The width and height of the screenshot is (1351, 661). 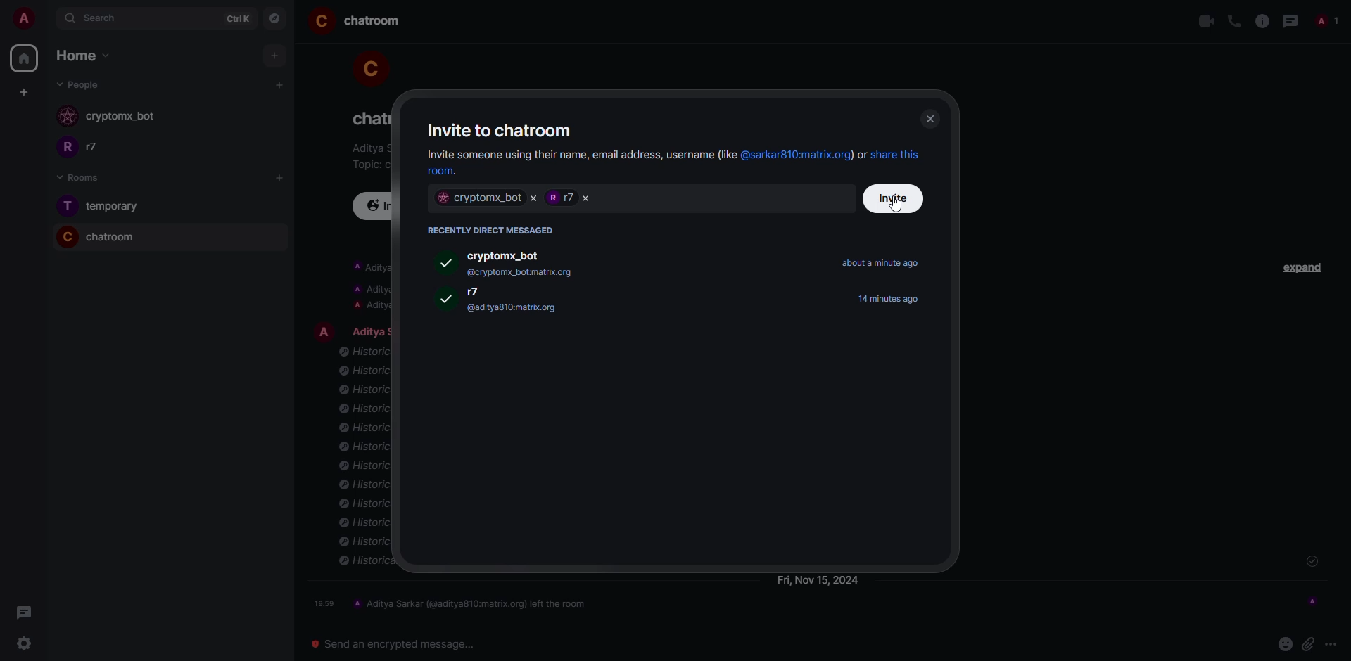 I want to click on bot, so click(x=479, y=198).